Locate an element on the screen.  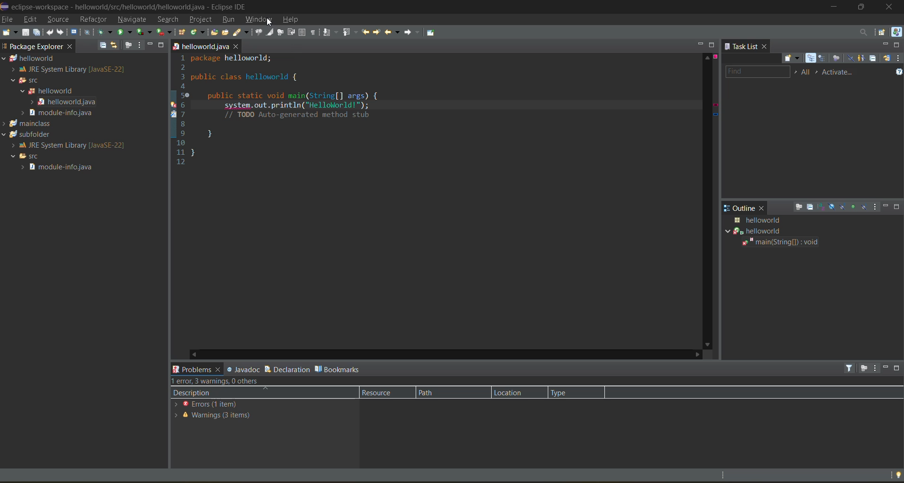
focus on active task is located at coordinates (867, 367).